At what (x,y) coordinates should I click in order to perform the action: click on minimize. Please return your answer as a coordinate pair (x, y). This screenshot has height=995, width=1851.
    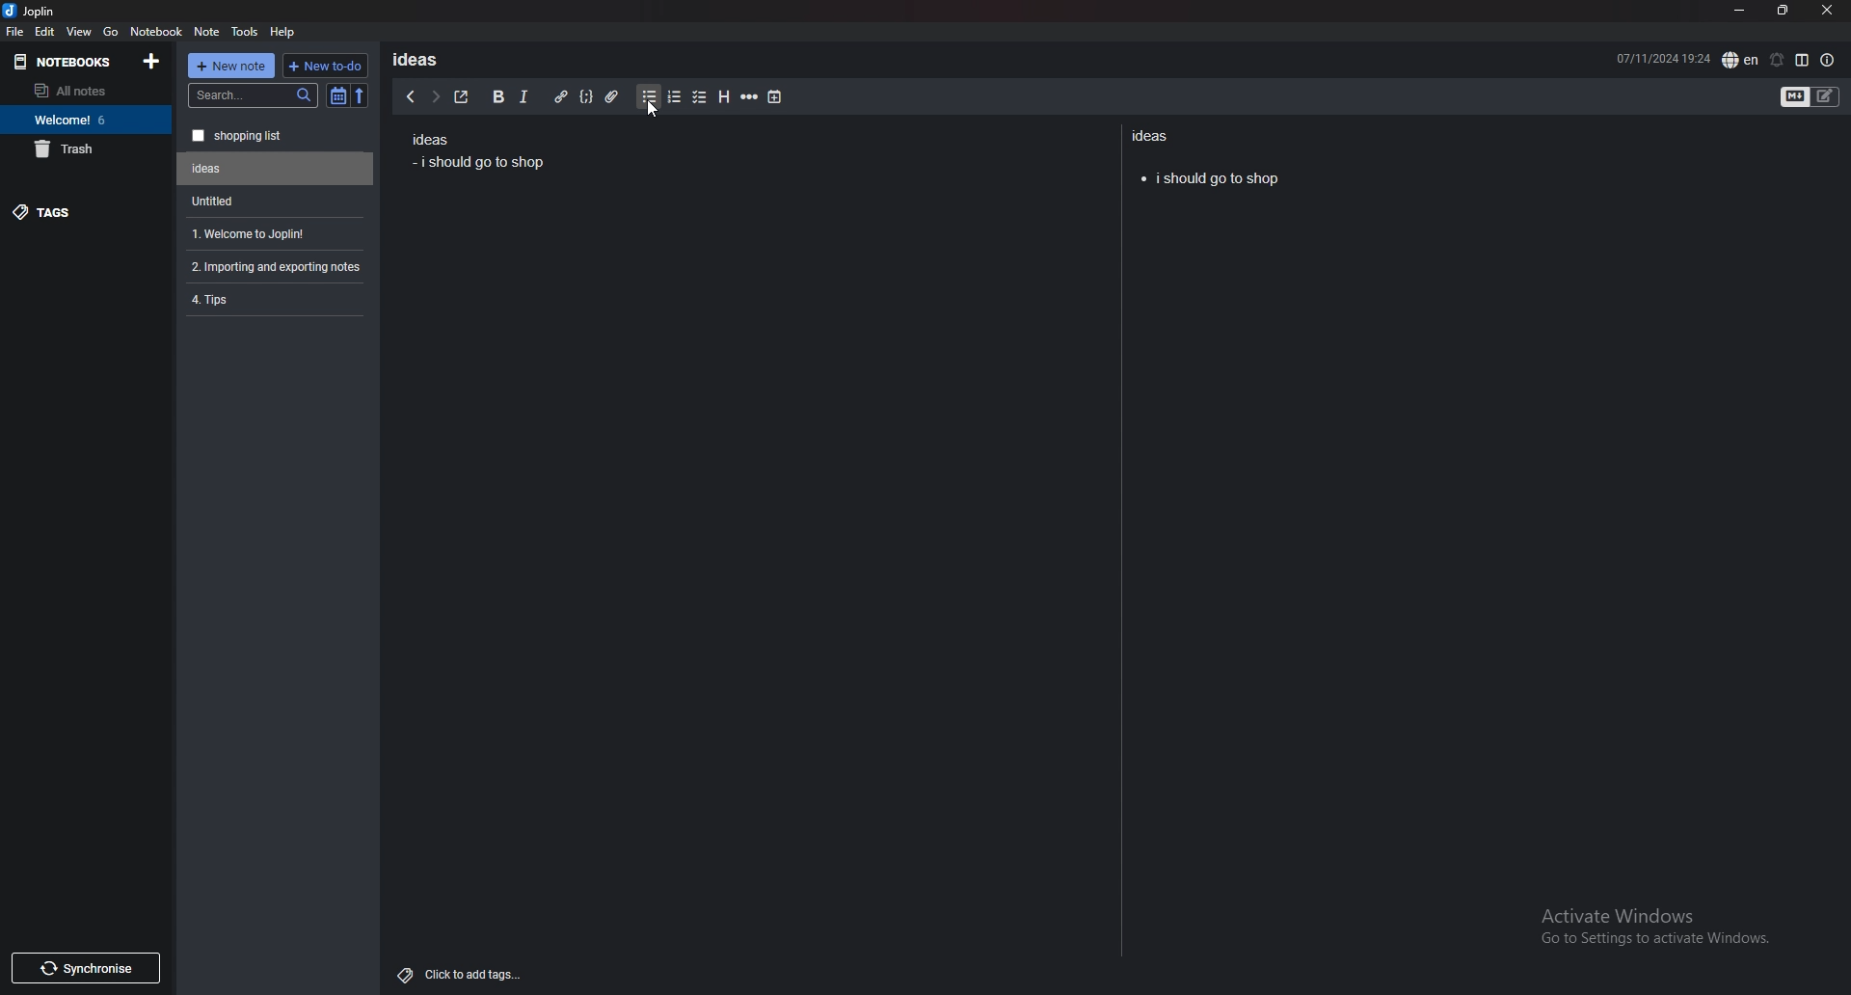
    Looking at the image, I should click on (1739, 11).